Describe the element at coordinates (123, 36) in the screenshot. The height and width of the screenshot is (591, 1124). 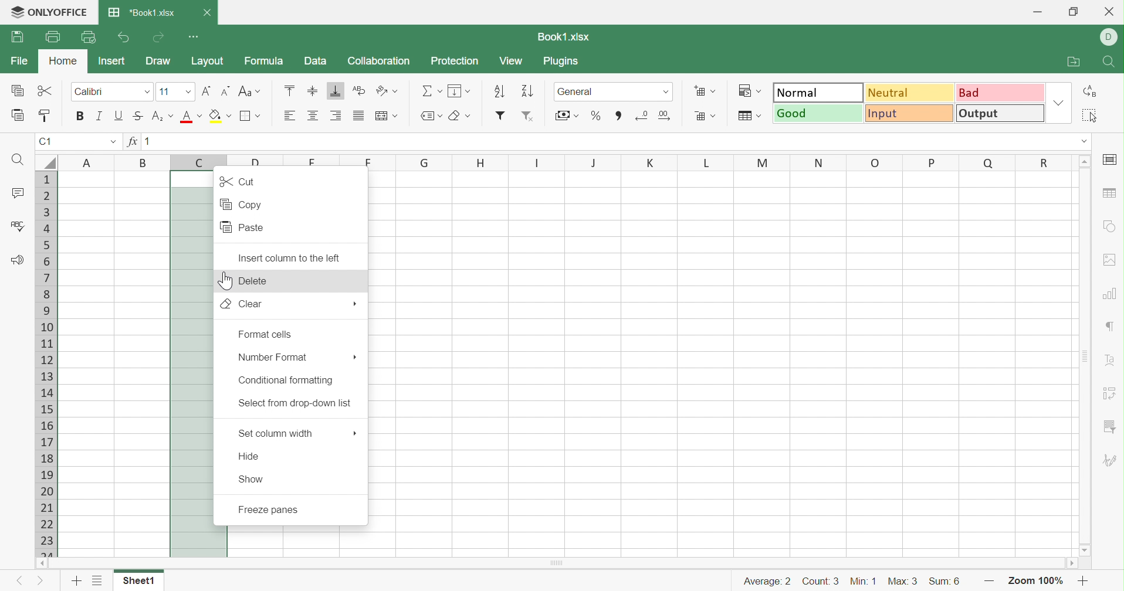
I see `Undo` at that location.